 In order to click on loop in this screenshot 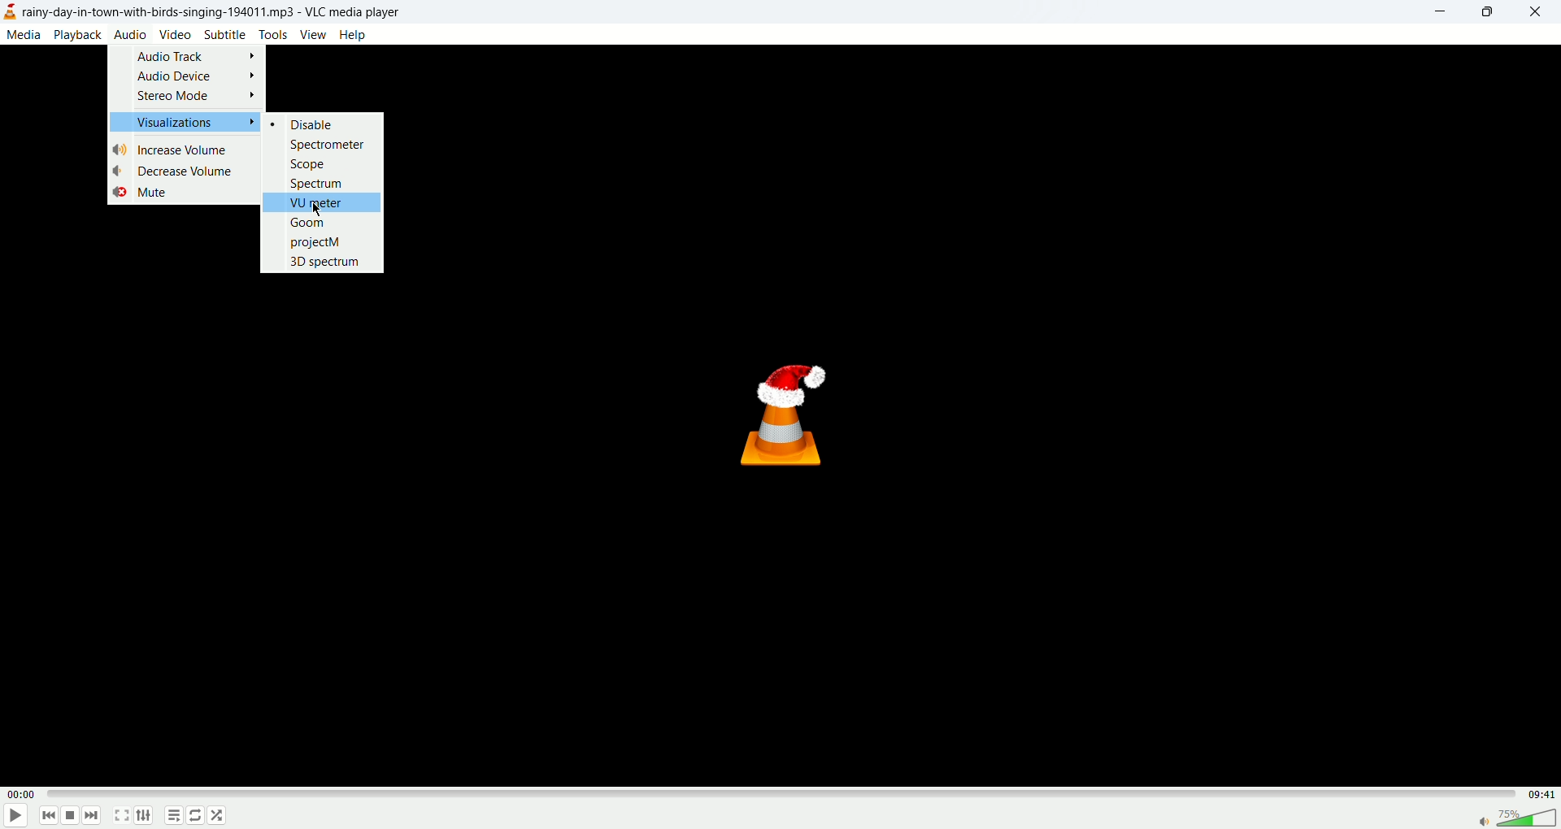, I will do `click(194, 817)`.